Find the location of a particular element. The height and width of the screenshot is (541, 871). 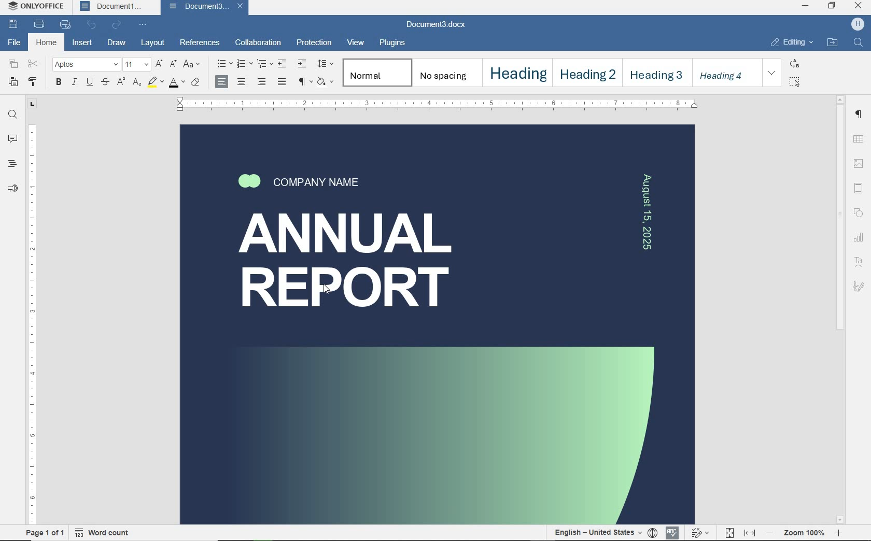

close is located at coordinates (858, 7).